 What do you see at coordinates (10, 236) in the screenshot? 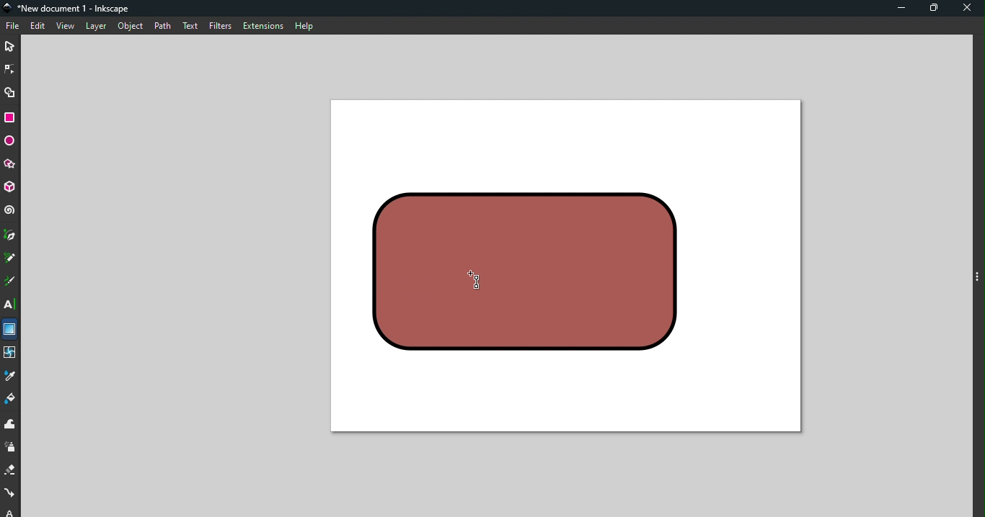
I see `Pen tool` at bounding box center [10, 236].